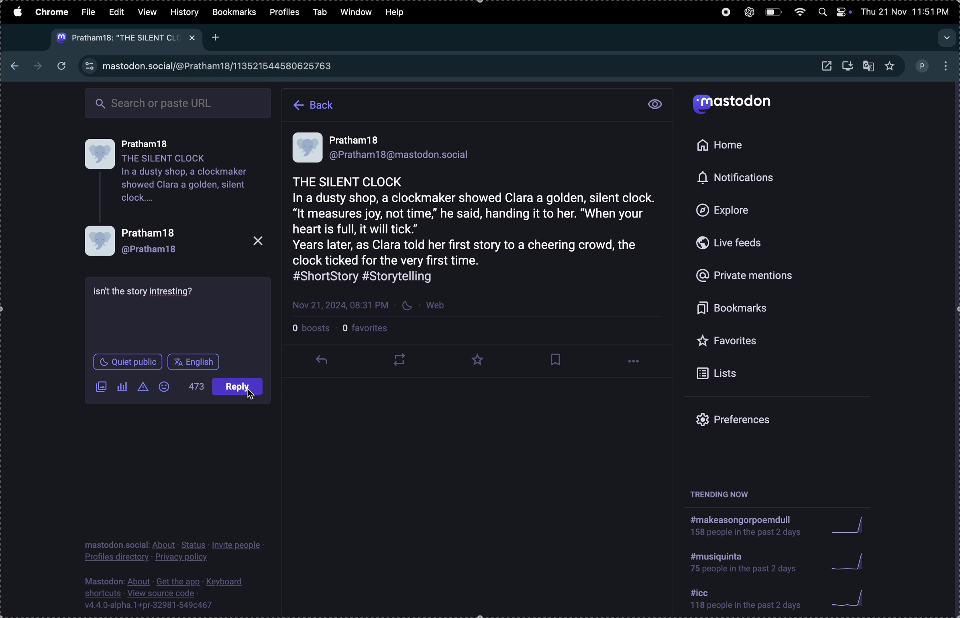 Image resolution: width=960 pixels, height=618 pixels. What do you see at coordinates (199, 361) in the screenshot?
I see `post` at bounding box center [199, 361].